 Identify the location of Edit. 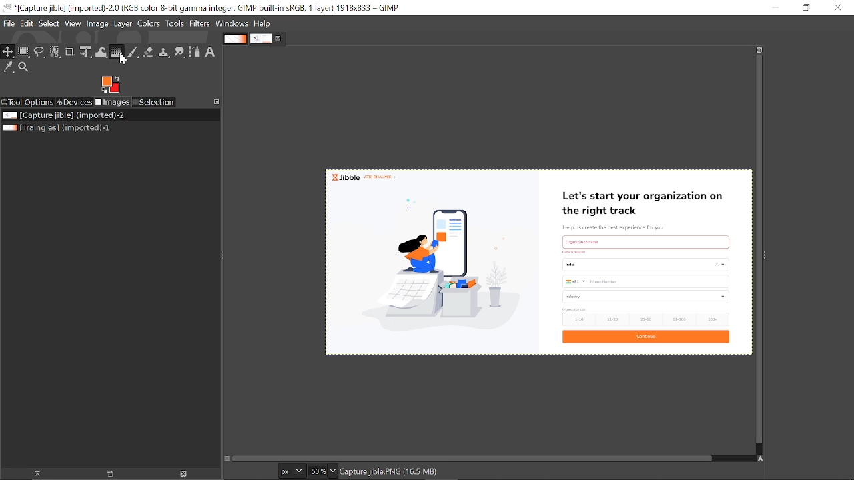
(26, 23).